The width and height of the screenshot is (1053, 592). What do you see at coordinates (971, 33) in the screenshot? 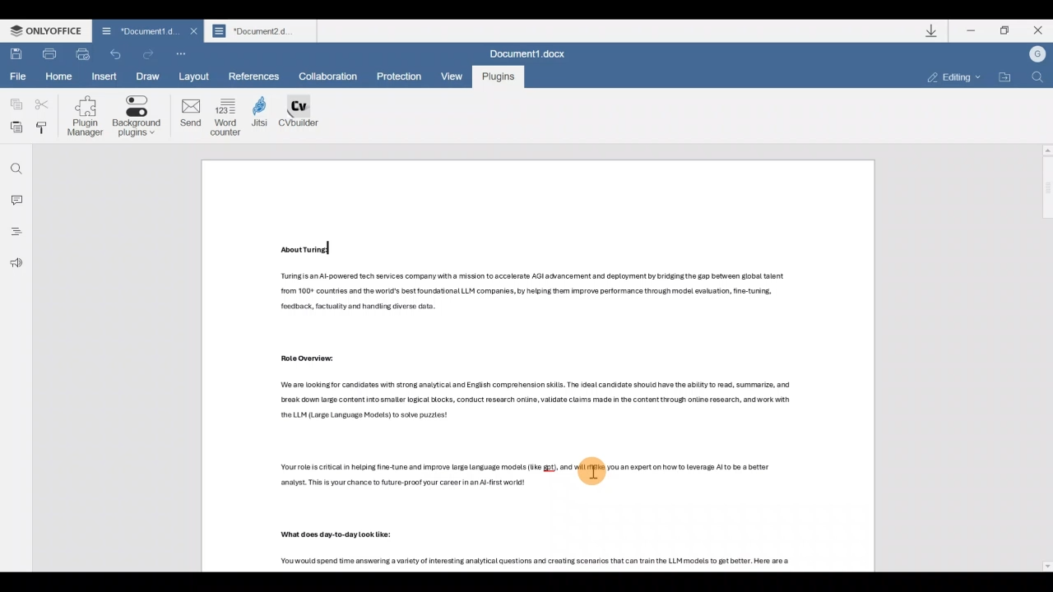
I see `Minimize` at bounding box center [971, 33].